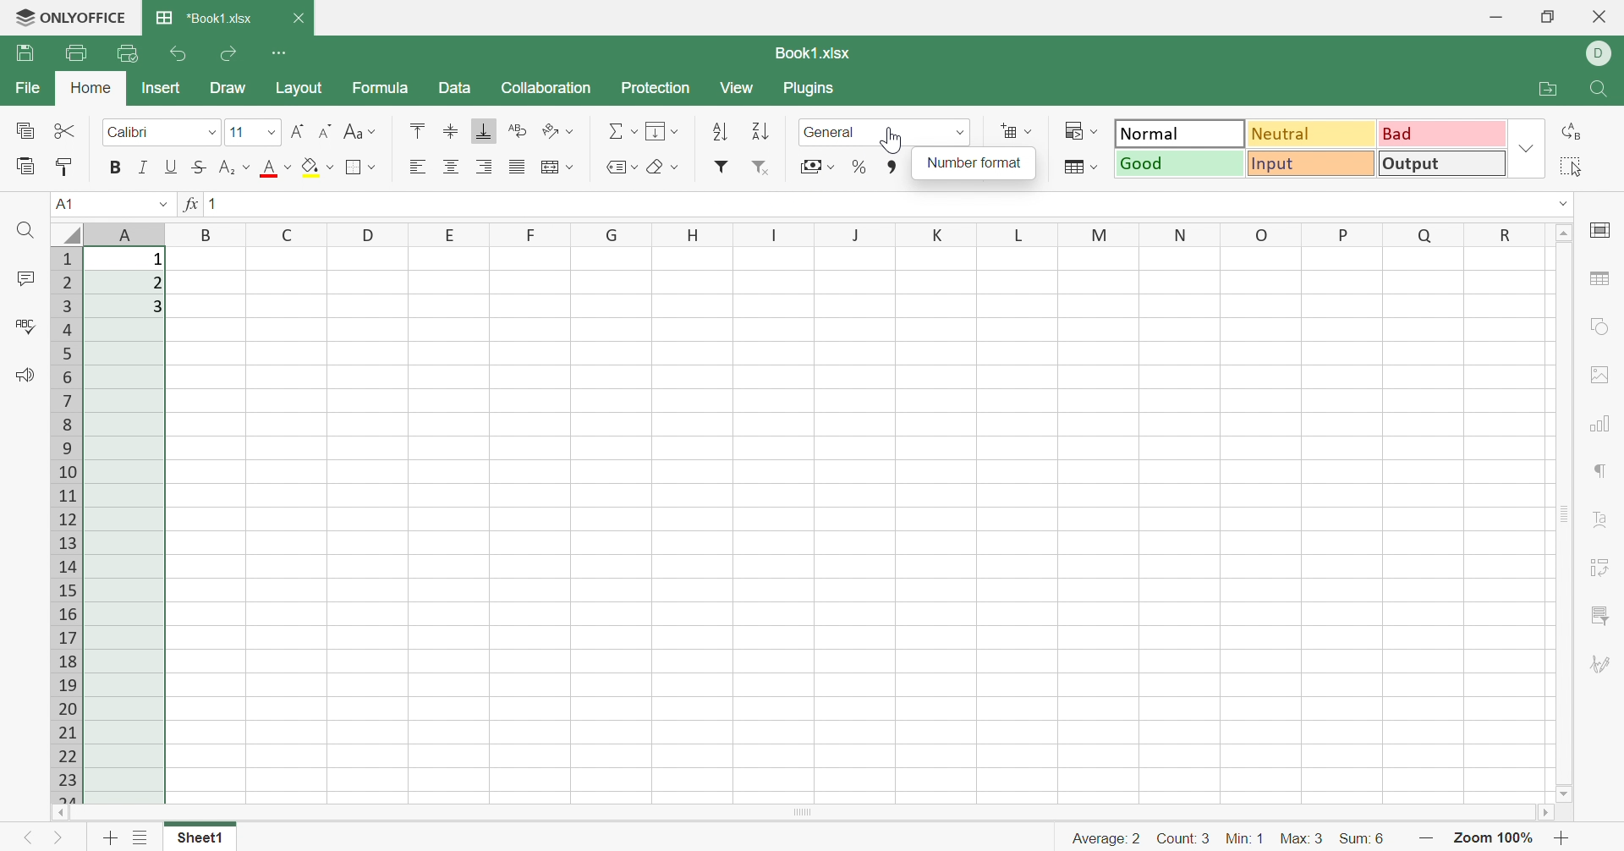  Describe the element at coordinates (892, 140) in the screenshot. I see `Cursor` at that location.